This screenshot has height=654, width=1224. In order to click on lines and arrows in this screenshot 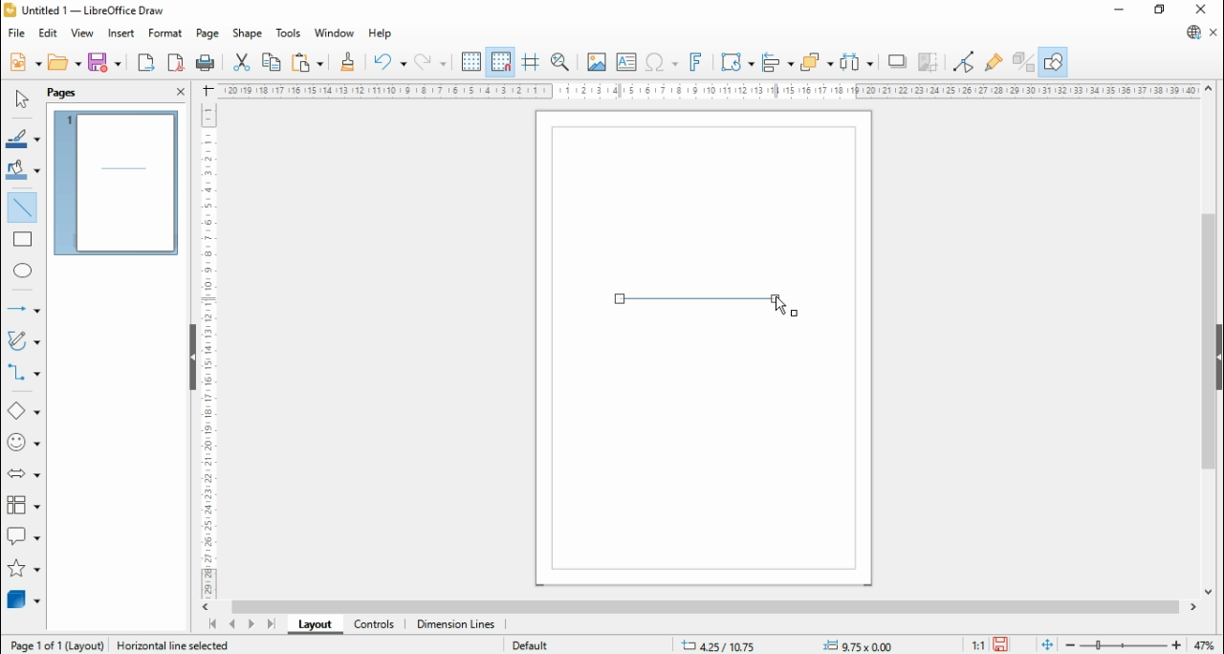, I will do `click(21, 309)`.